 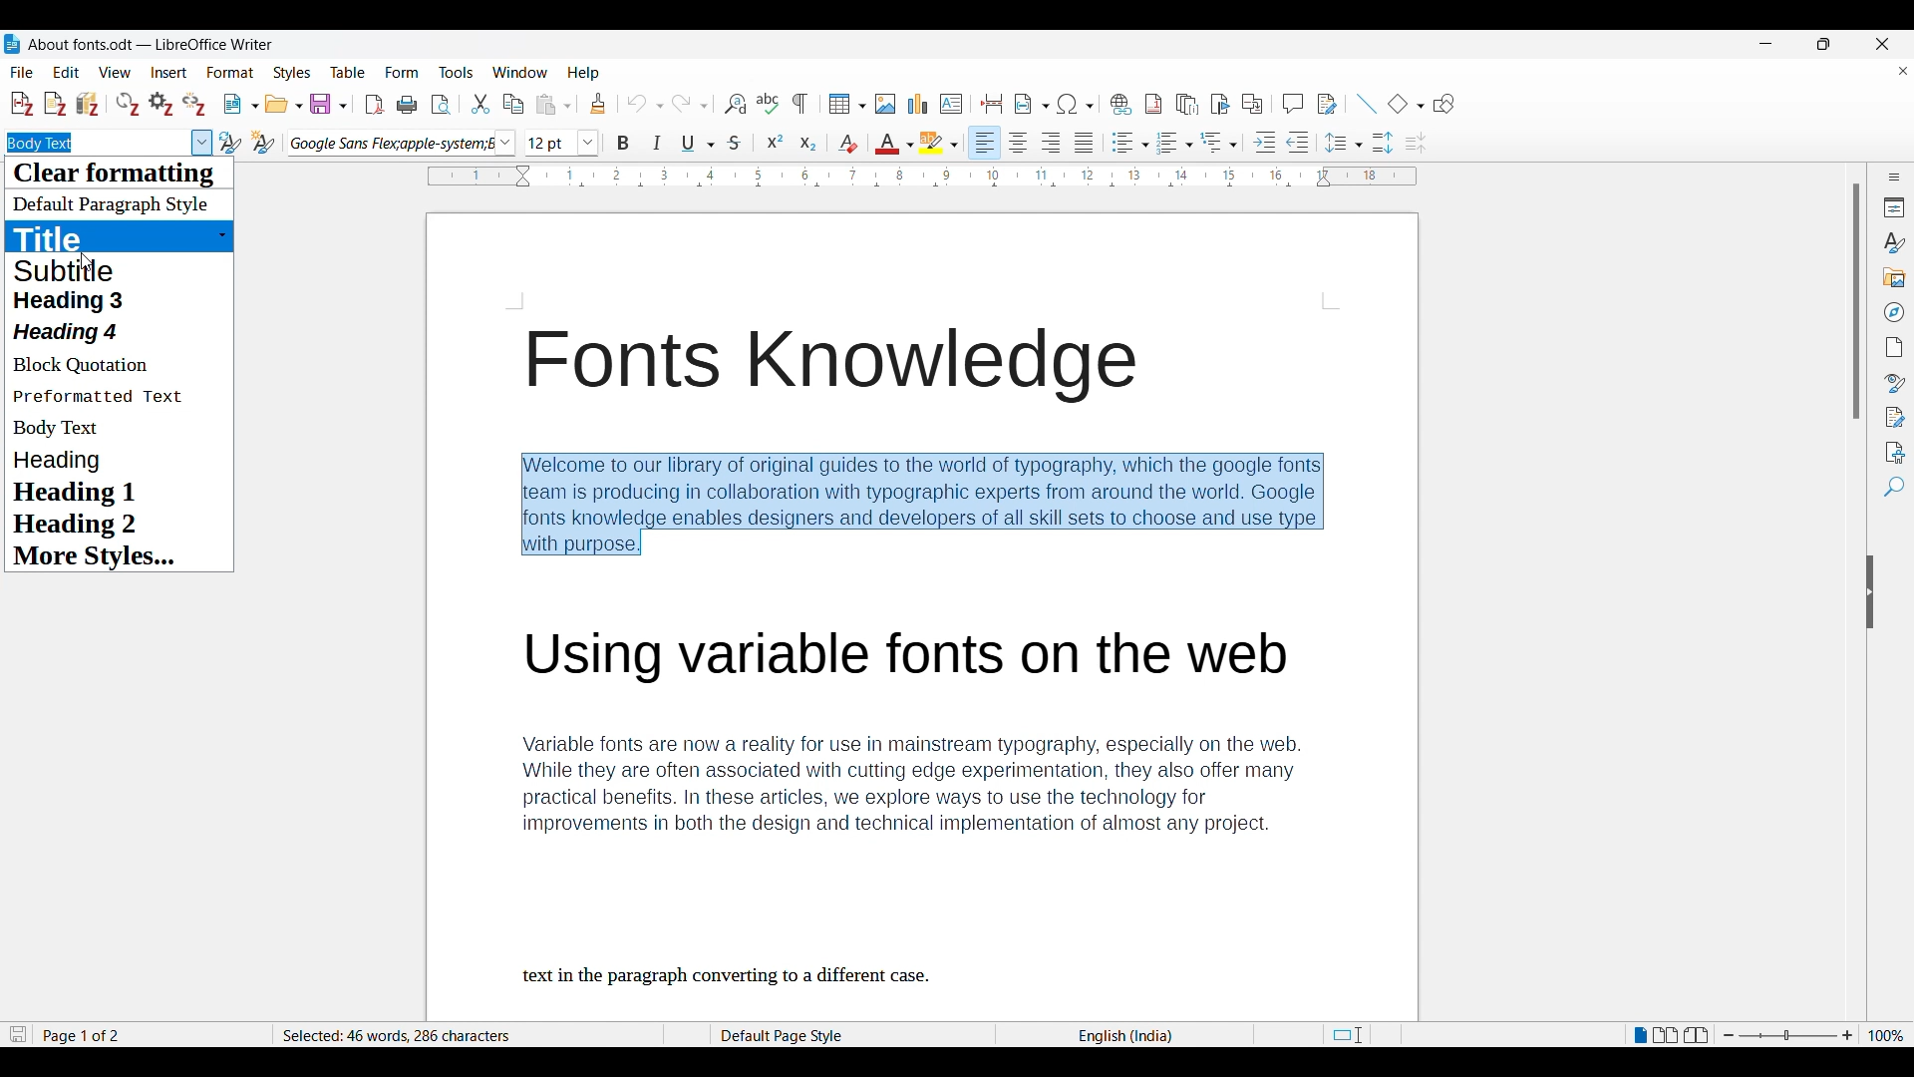 I want to click on Insert hyperlink, so click(x=1121, y=104).